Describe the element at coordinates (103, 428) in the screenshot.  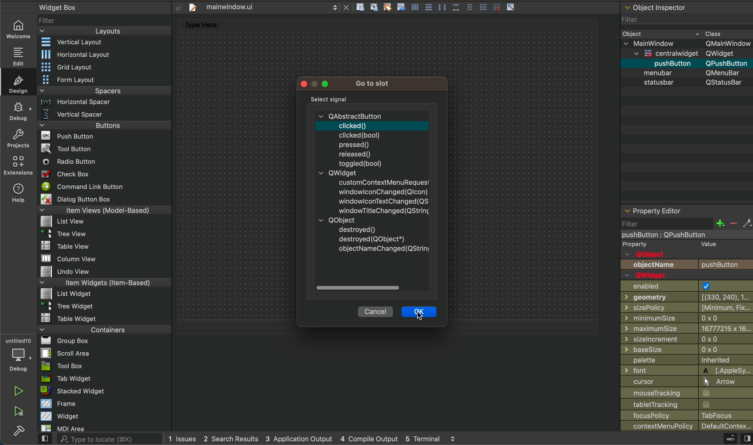
I see `mdi area` at that location.